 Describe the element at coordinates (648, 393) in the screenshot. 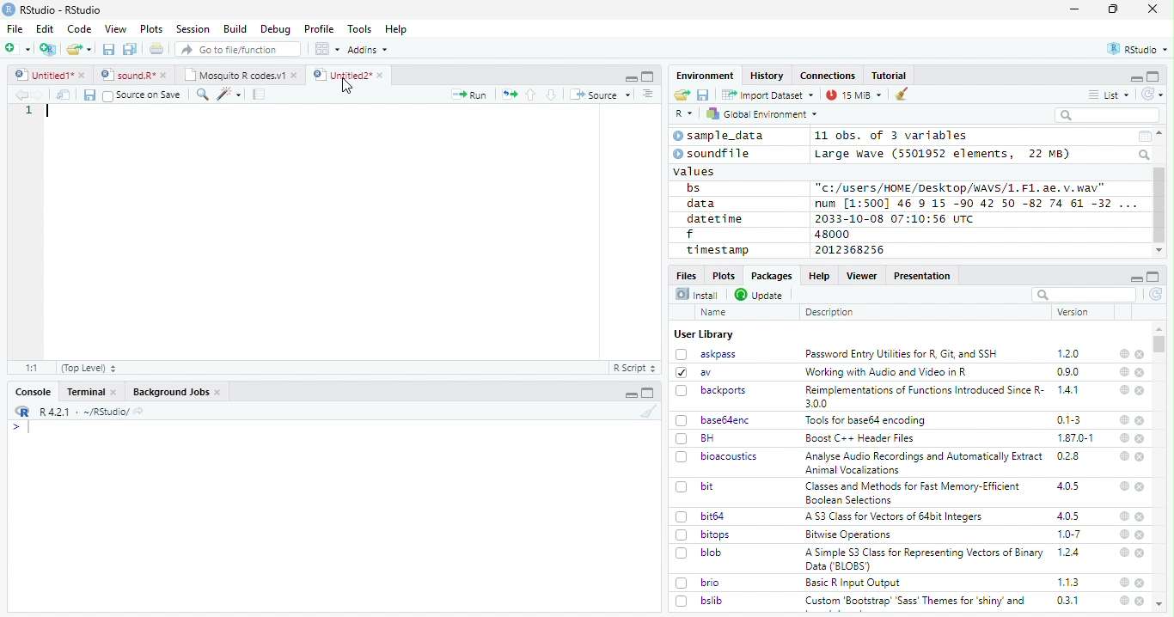

I see `Full screen` at that location.